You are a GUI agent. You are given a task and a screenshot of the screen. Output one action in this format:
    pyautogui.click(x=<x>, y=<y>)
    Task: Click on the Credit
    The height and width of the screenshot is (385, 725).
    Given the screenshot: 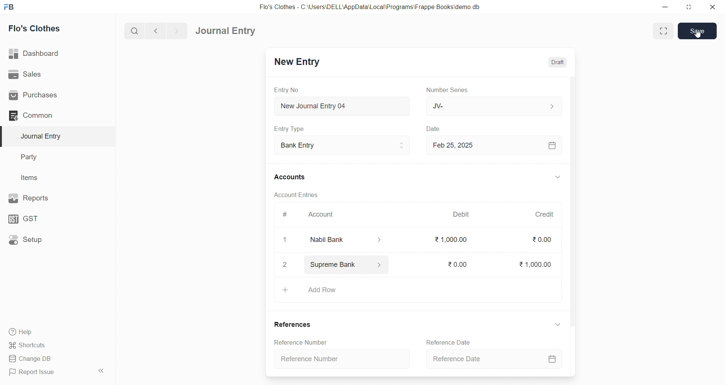 What is the action you would take?
    pyautogui.click(x=544, y=214)
    